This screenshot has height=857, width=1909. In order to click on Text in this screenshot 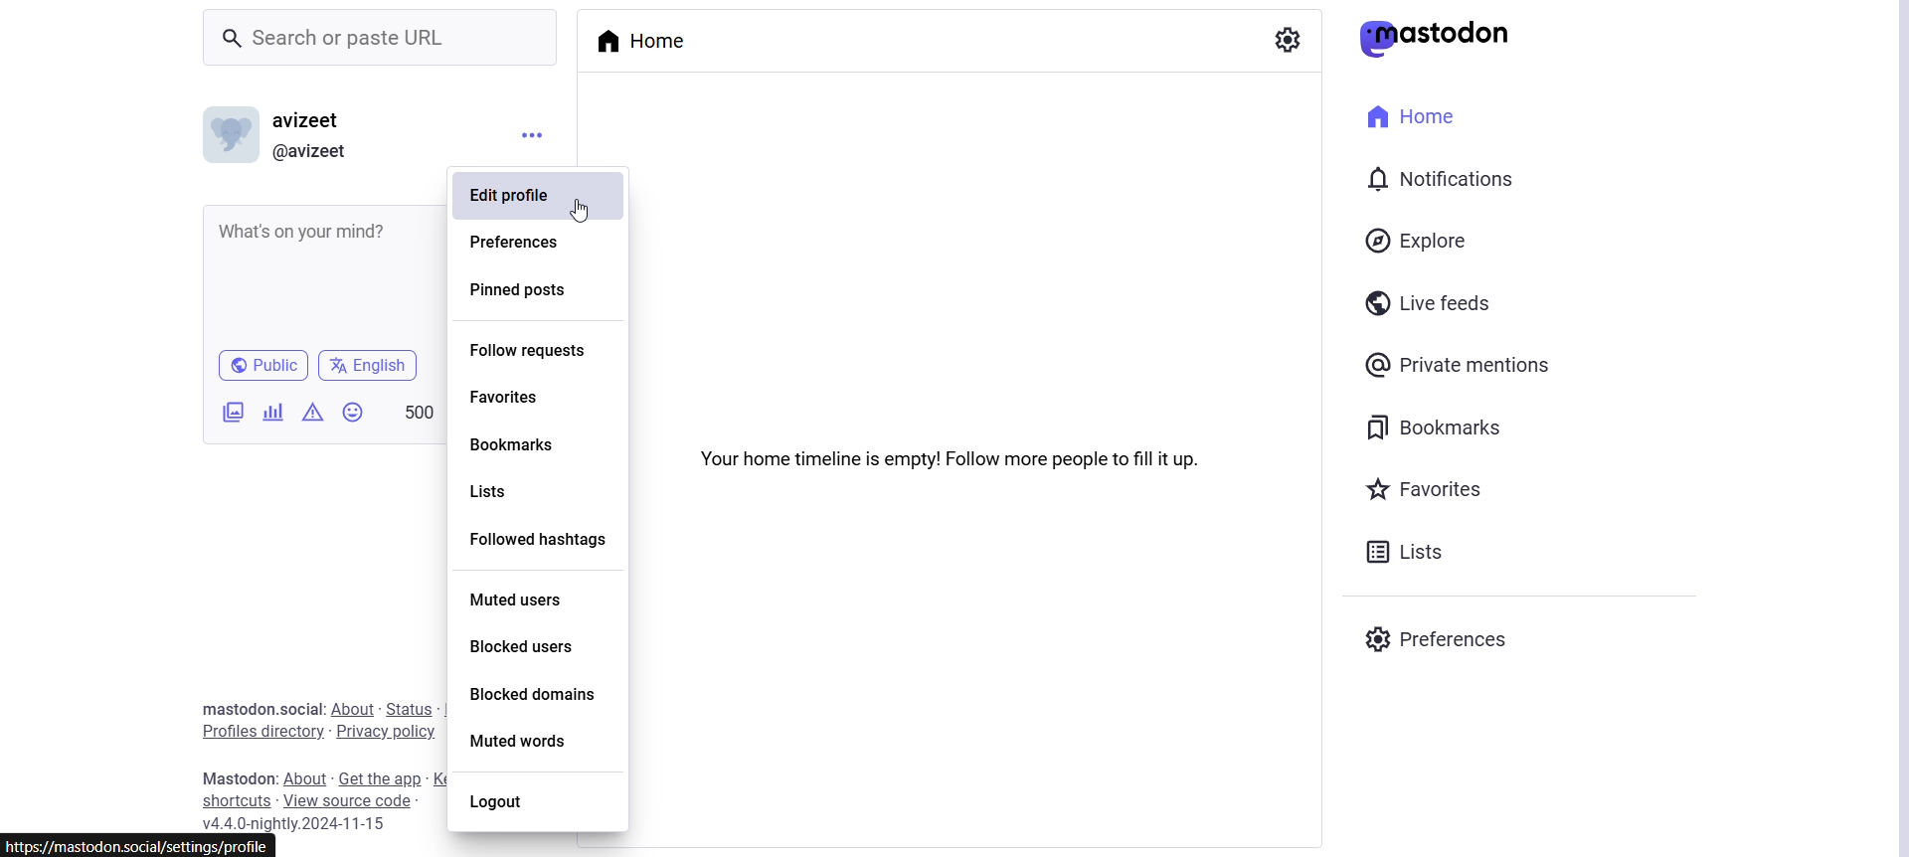, I will do `click(262, 709)`.